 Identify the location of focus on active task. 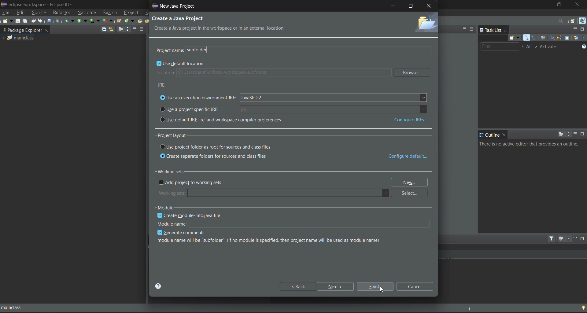
(560, 239).